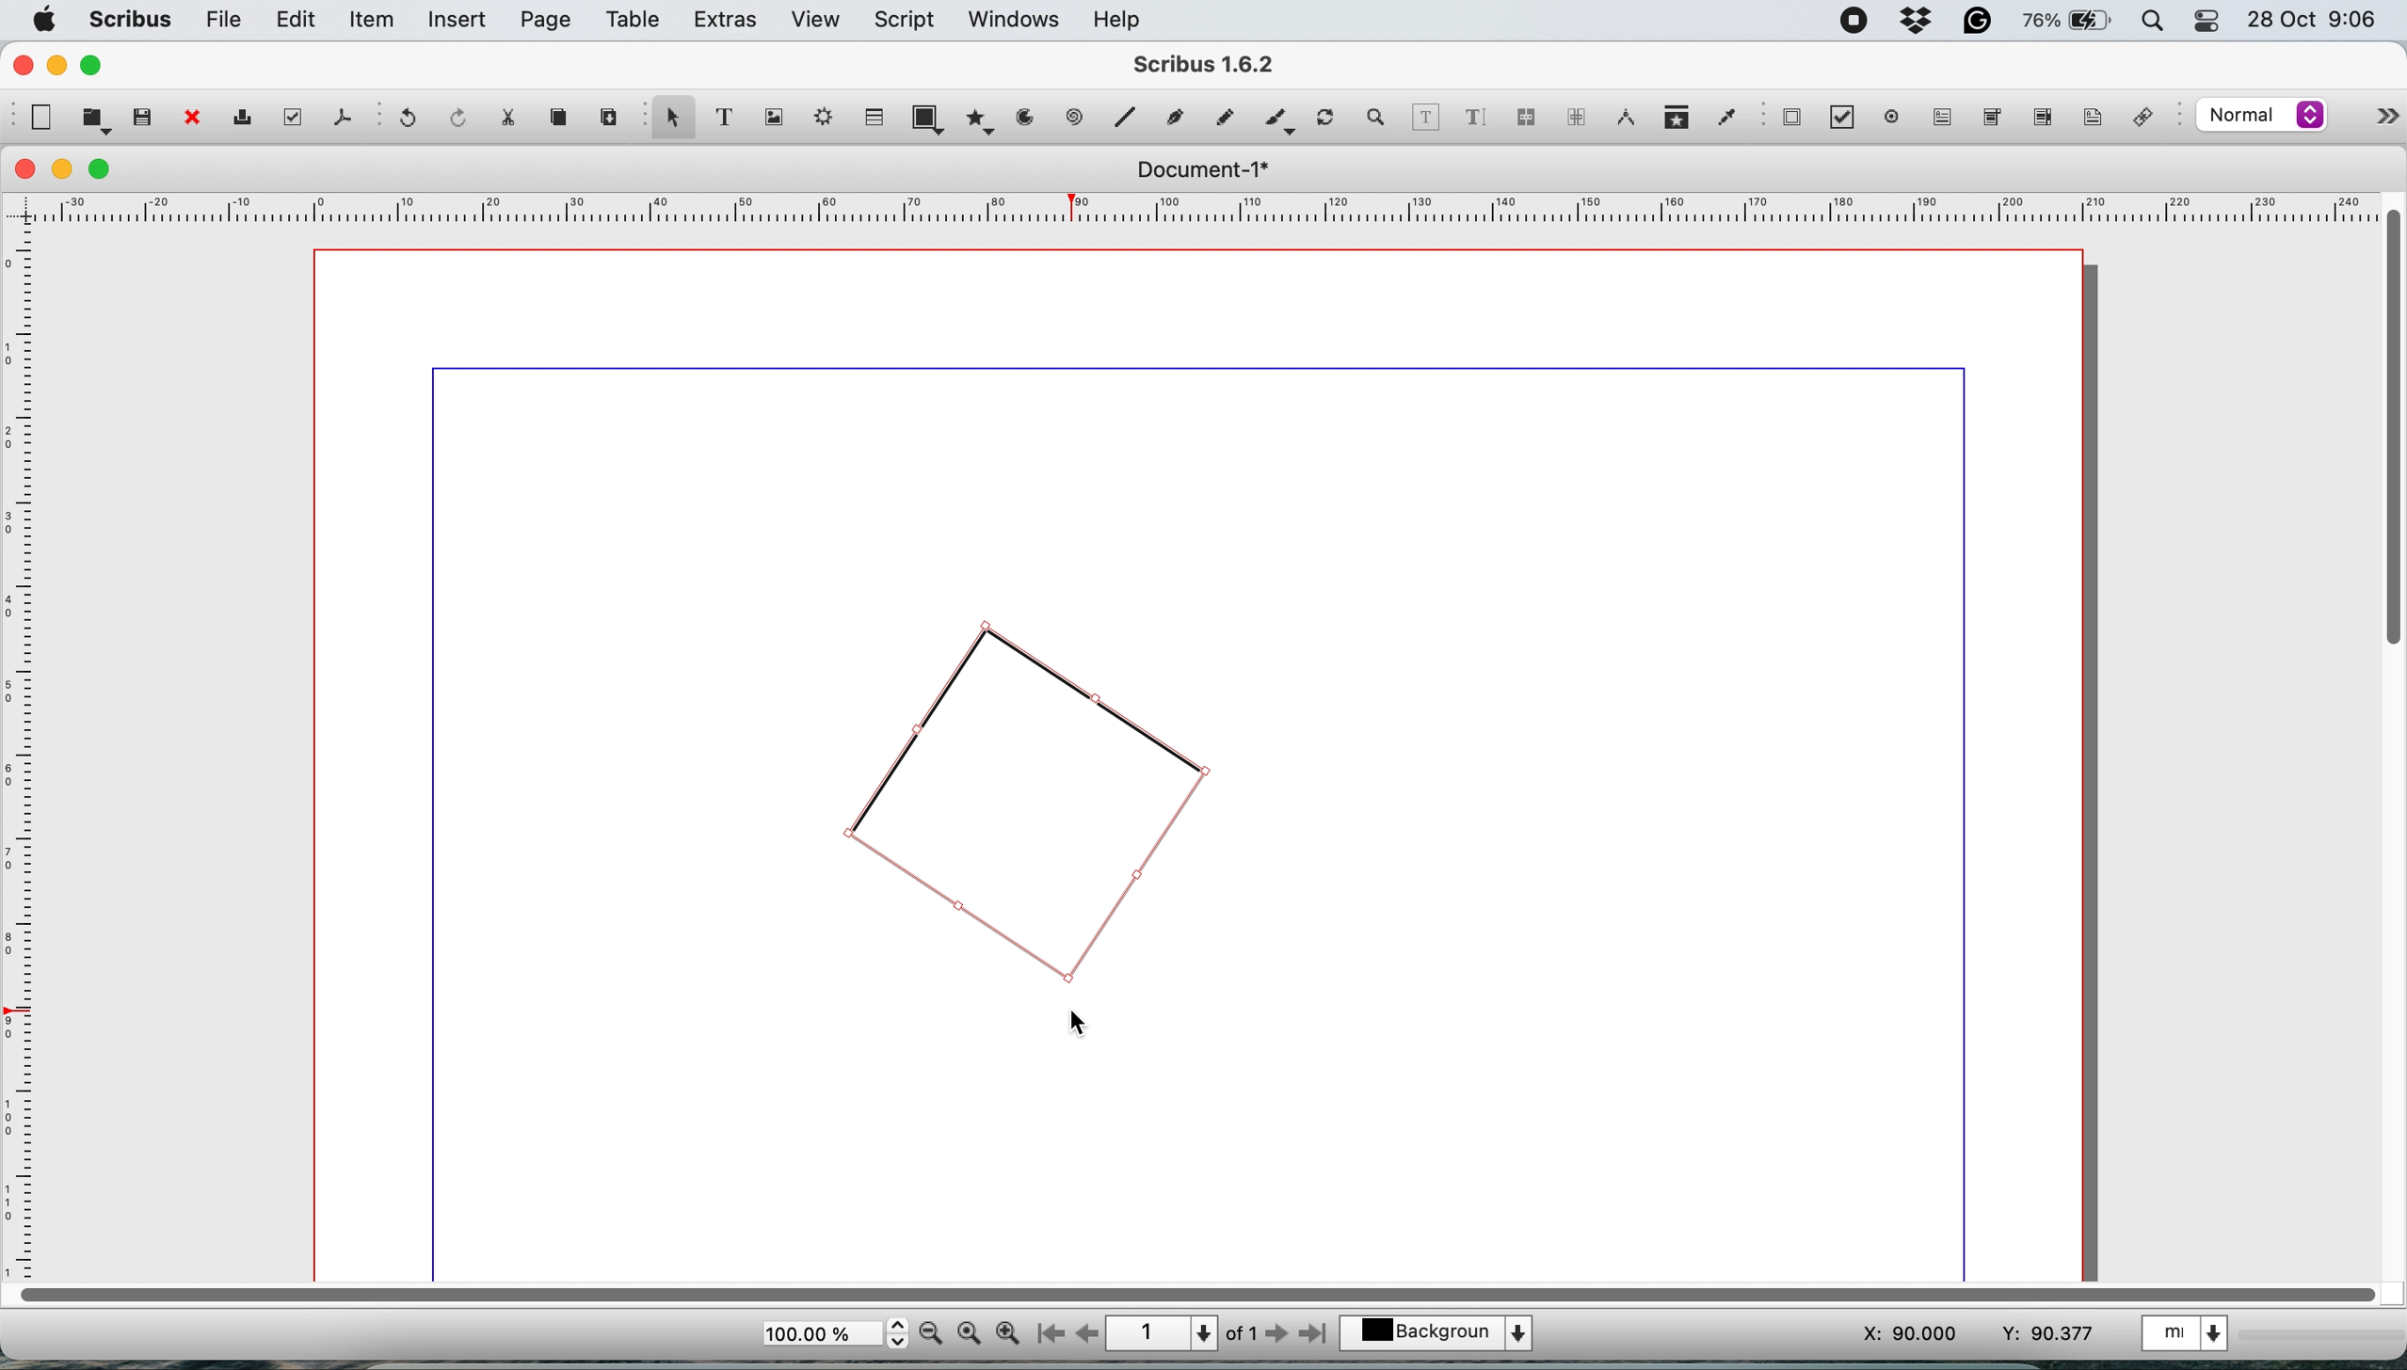 Image resolution: width=2407 pixels, height=1370 pixels. What do you see at coordinates (635, 23) in the screenshot?
I see `table` at bounding box center [635, 23].